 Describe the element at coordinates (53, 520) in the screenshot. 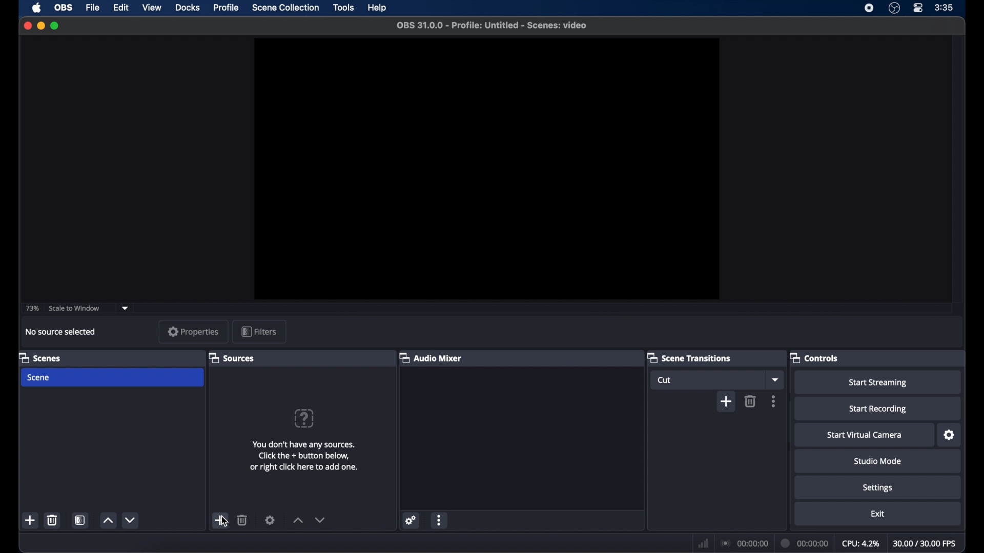

I see `delete` at that location.